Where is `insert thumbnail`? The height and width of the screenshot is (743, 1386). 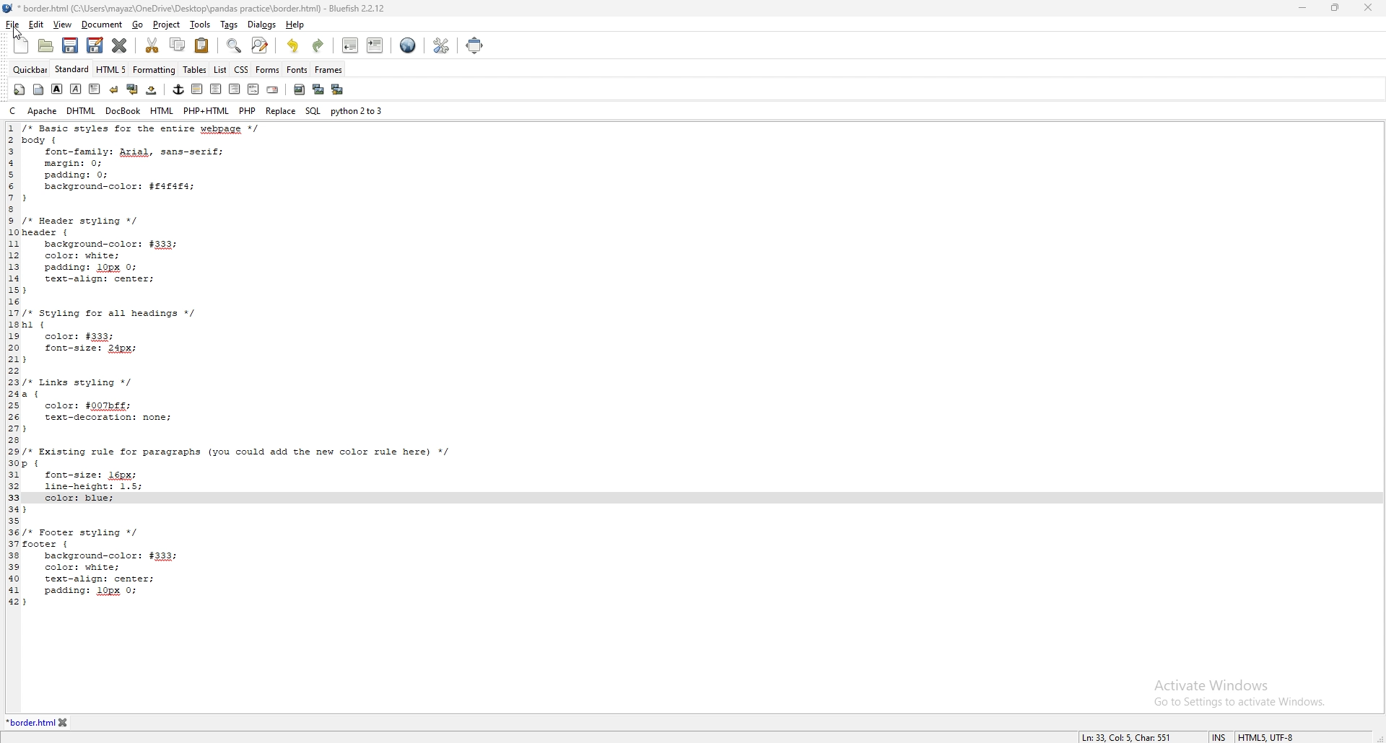
insert thumbnail is located at coordinates (318, 89).